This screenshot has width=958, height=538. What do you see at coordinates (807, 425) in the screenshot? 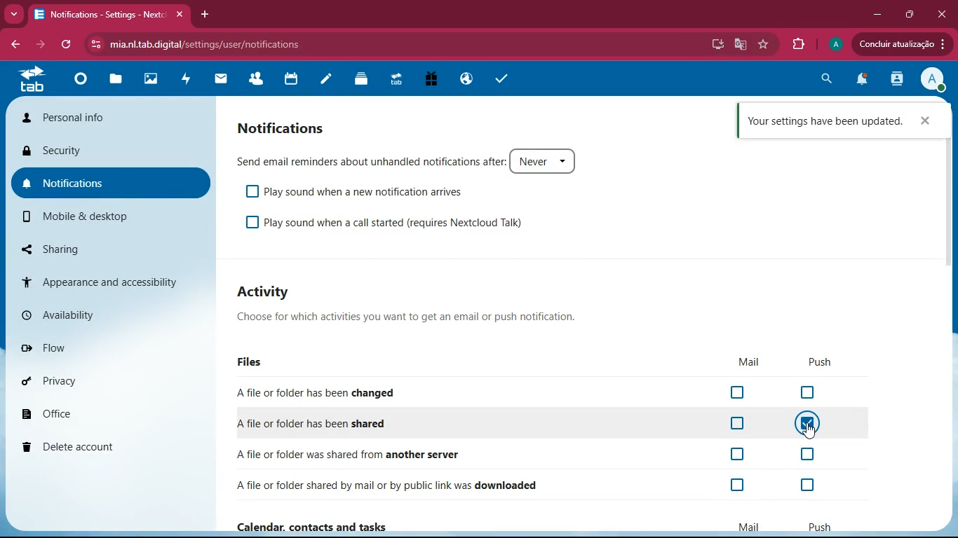
I see `on` at bounding box center [807, 425].